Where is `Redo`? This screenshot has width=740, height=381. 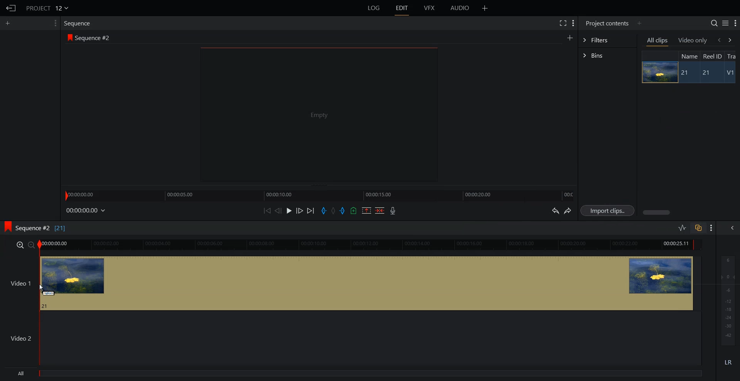 Redo is located at coordinates (568, 211).